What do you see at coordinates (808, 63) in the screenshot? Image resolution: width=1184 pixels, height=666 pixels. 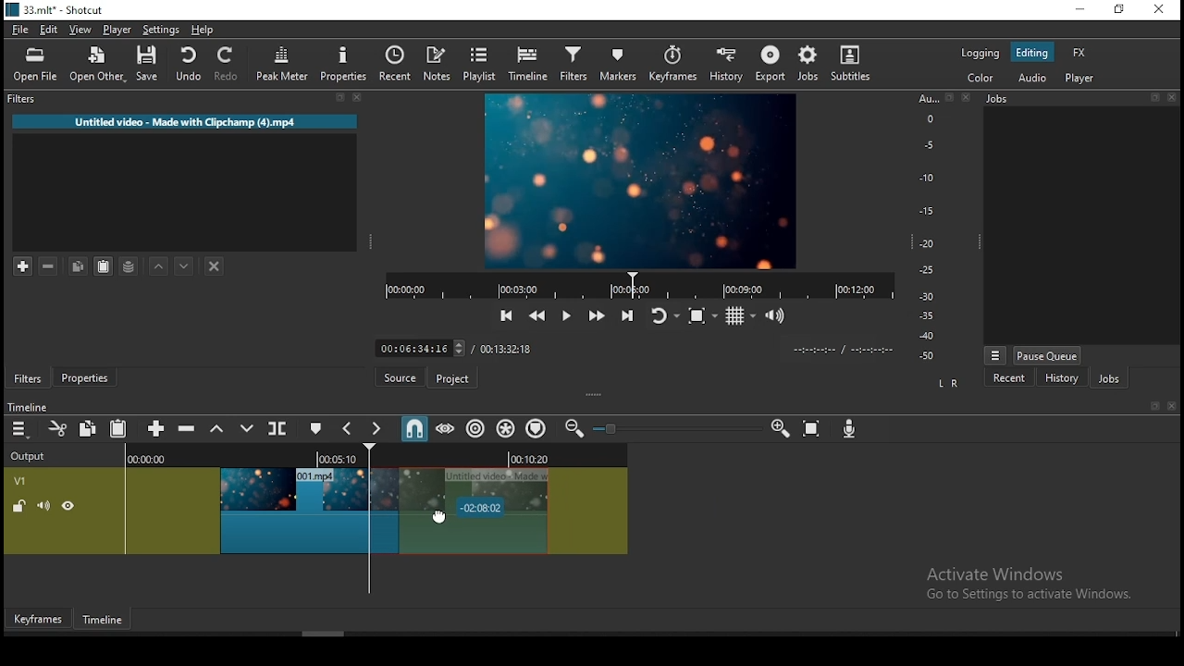 I see `jobs` at bounding box center [808, 63].